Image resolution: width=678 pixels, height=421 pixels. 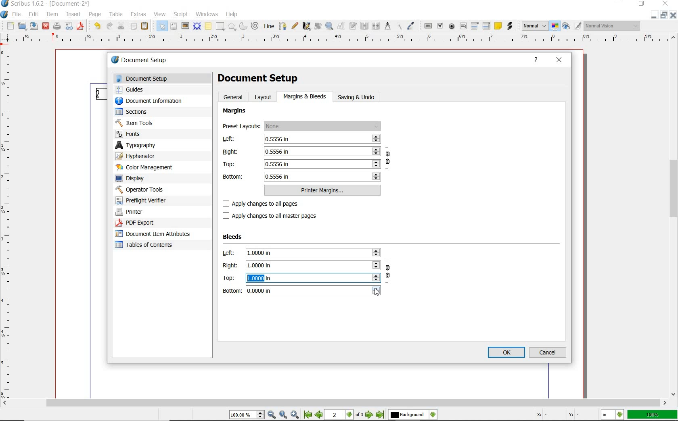 I want to click on table, so click(x=208, y=26).